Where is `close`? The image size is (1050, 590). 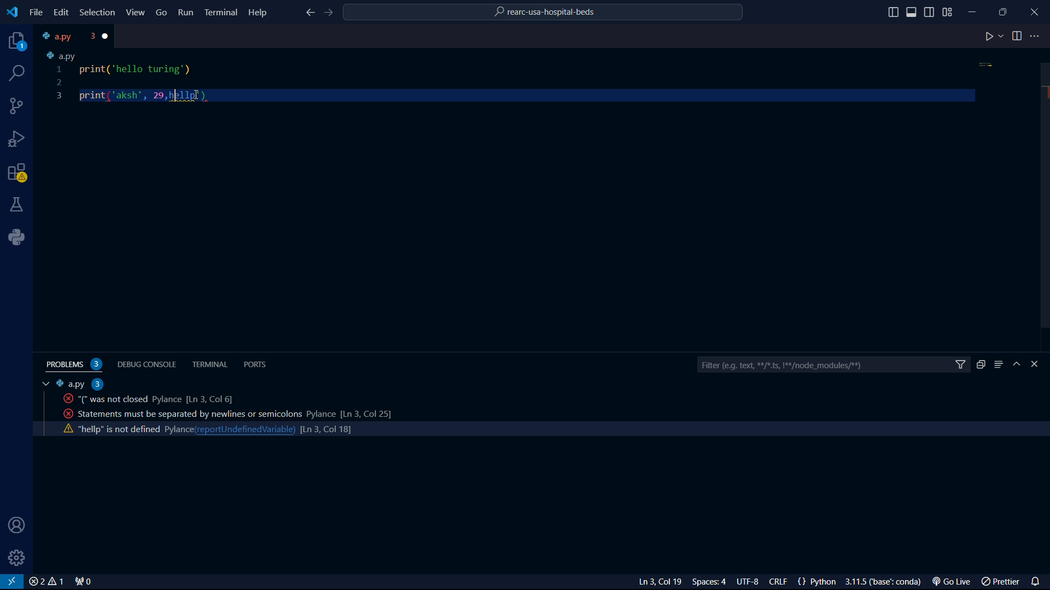 close is located at coordinates (108, 36).